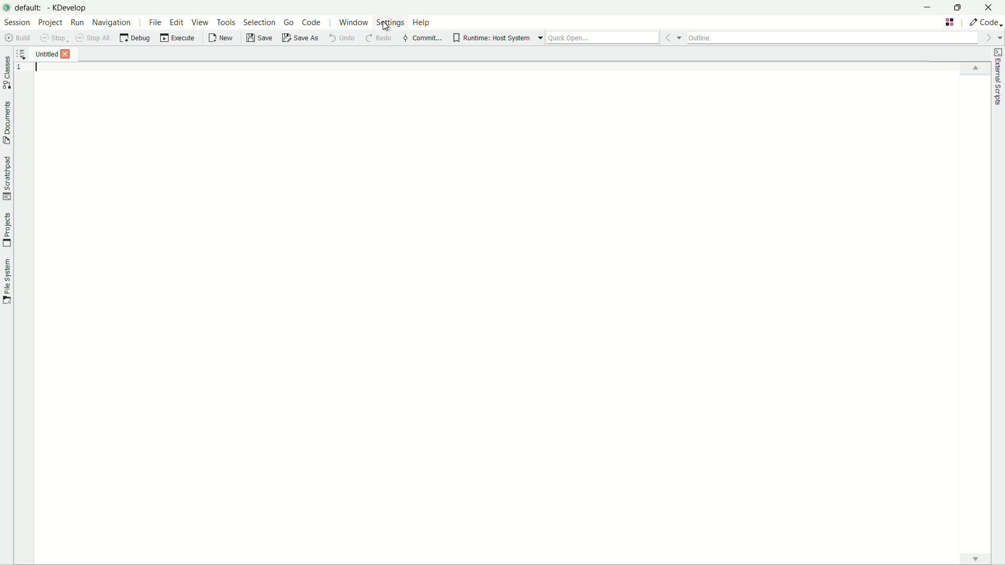  Describe the element at coordinates (93, 38) in the screenshot. I see `stop  all` at that location.